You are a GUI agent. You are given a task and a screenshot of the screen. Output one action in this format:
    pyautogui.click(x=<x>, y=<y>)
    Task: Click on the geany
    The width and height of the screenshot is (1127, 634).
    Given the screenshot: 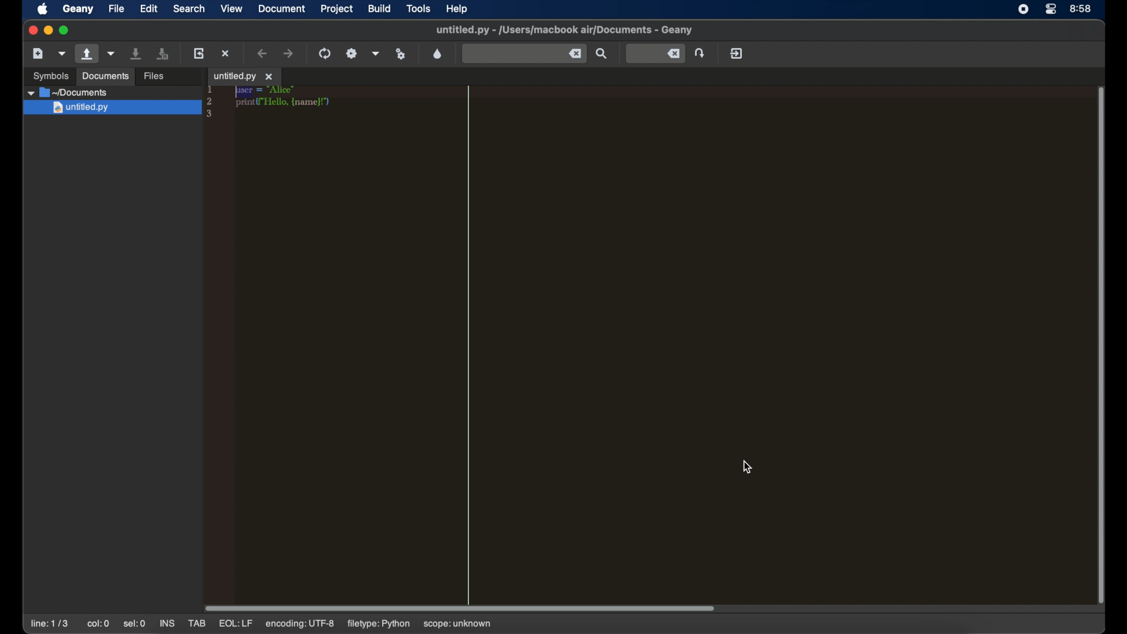 What is the action you would take?
    pyautogui.click(x=77, y=9)
    